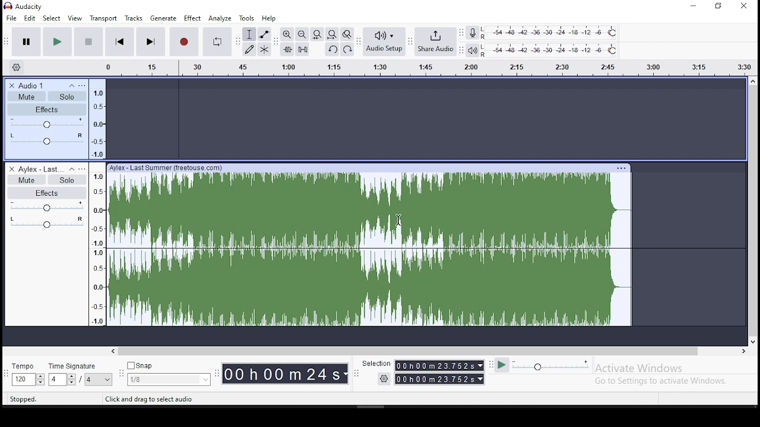  Describe the element at coordinates (75, 19) in the screenshot. I see `view` at that location.